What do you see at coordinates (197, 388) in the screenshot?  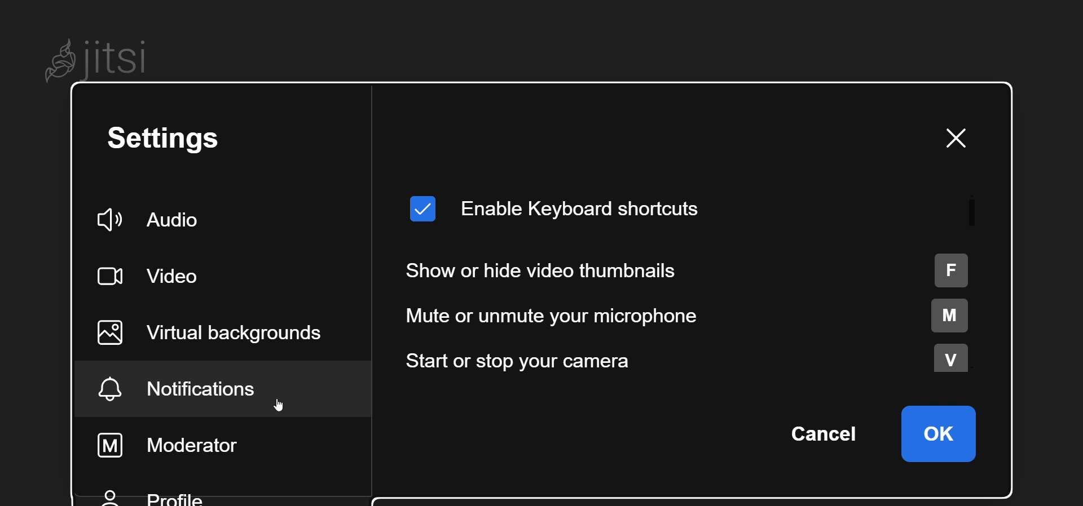 I see `notification` at bounding box center [197, 388].